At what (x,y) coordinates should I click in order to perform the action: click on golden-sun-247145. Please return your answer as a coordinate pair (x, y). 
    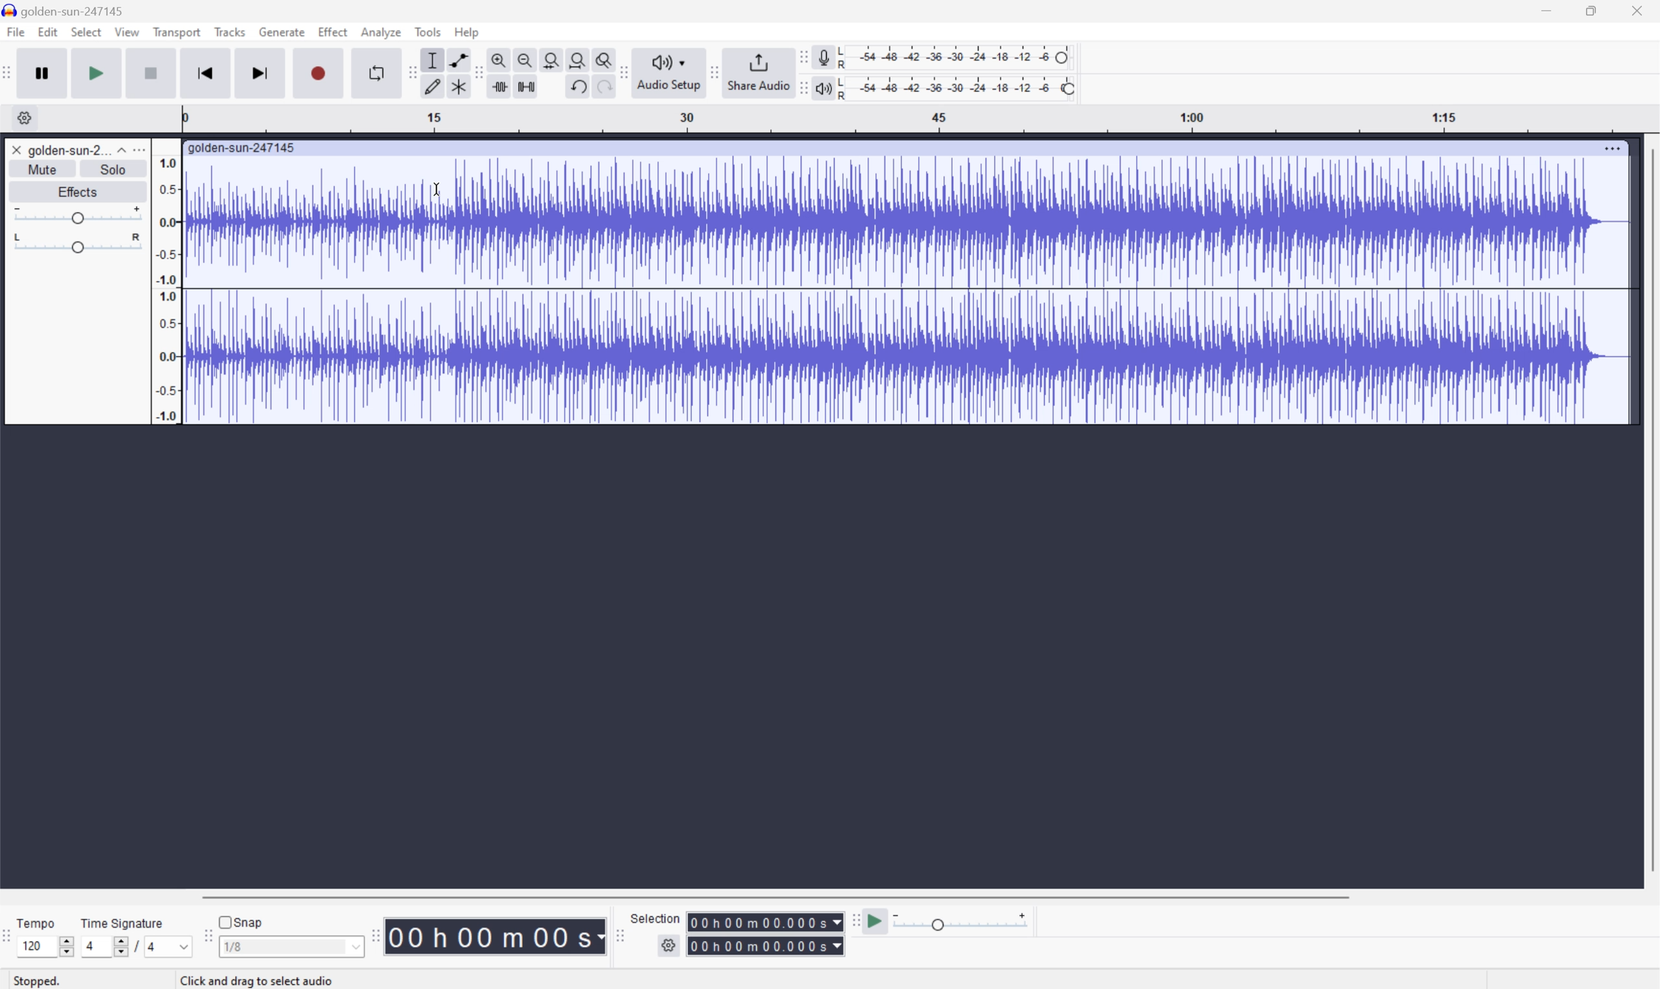
    Looking at the image, I should click on (242, 147).